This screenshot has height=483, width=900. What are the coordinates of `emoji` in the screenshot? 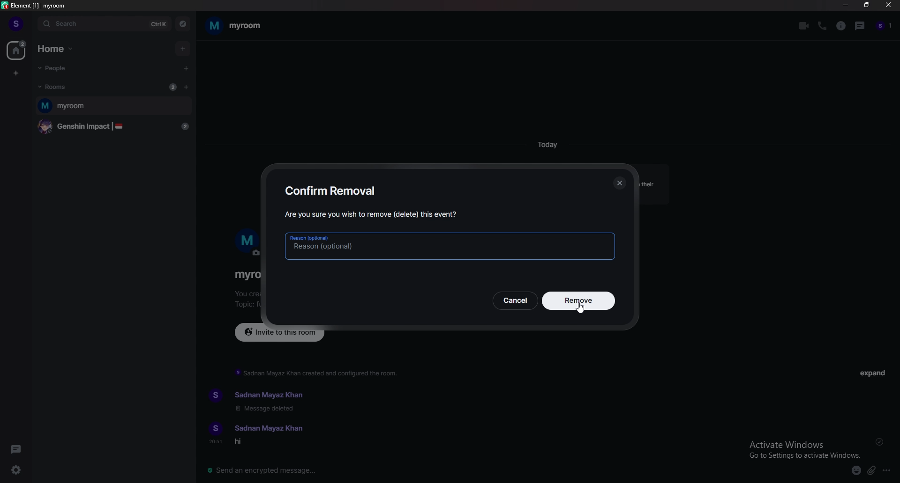 It's located at (855, 471).